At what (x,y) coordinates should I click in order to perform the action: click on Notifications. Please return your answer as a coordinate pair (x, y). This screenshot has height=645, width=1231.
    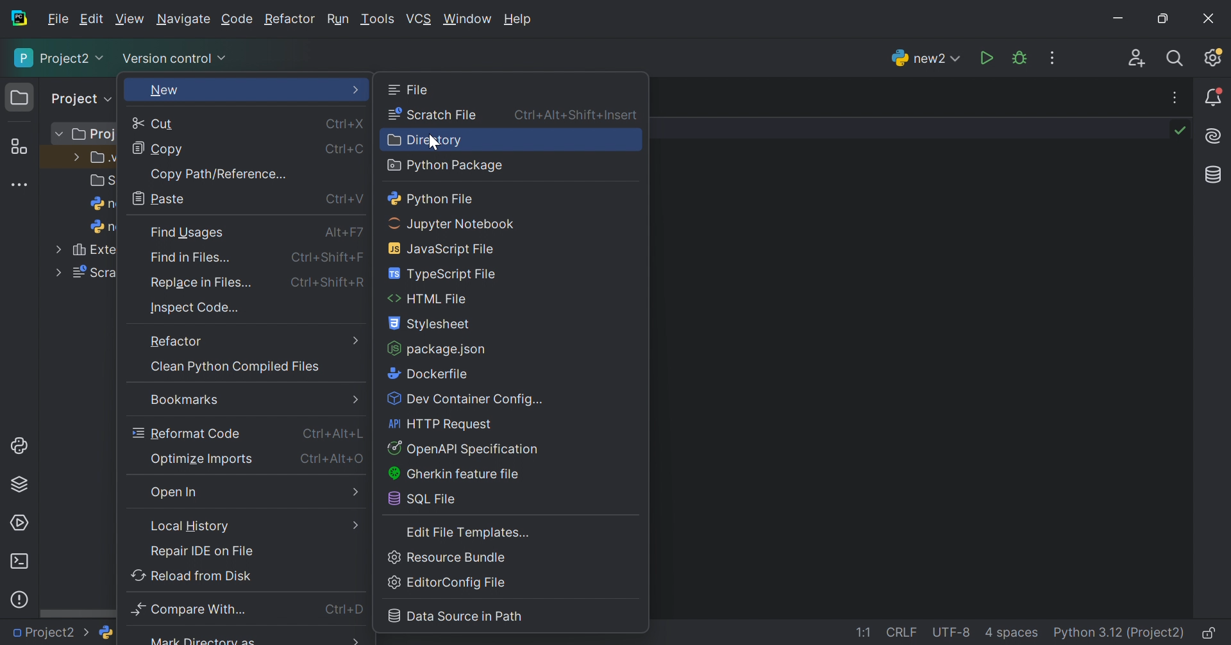
    Looking at the image, I should click on (1216, 97).